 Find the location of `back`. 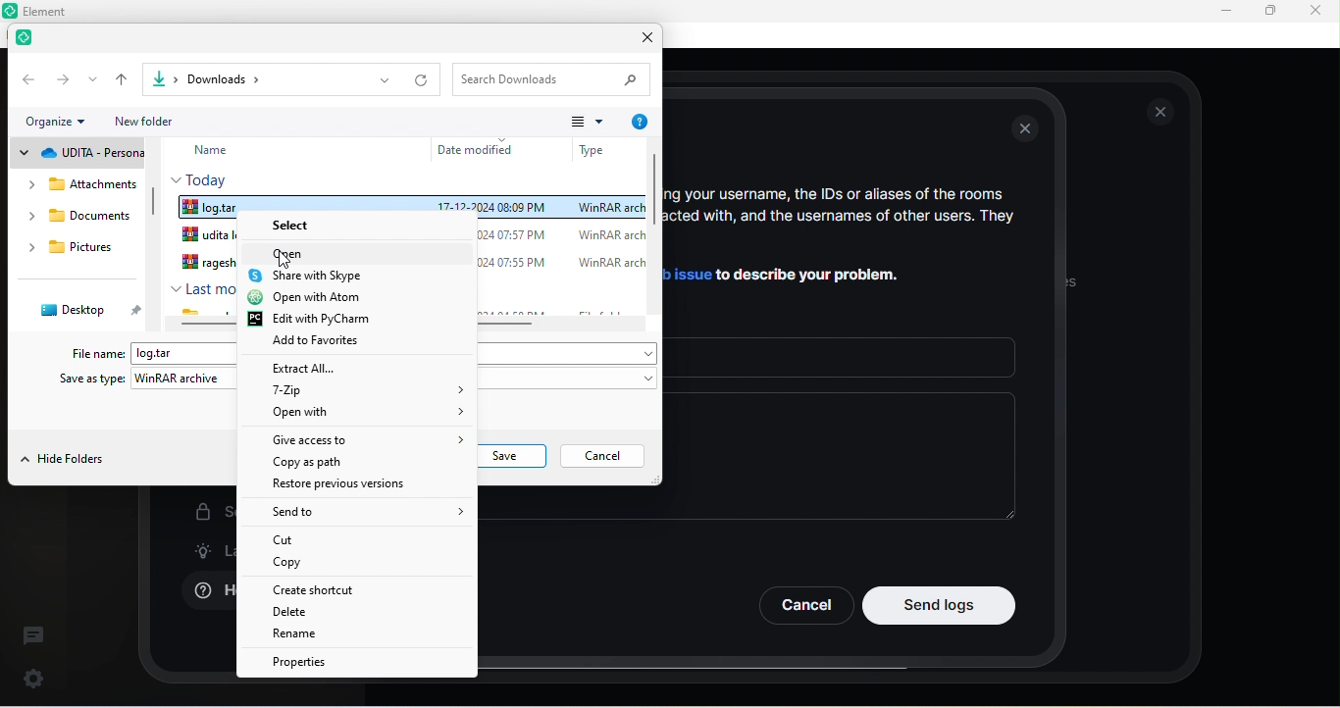

back is located at coordinates (26, 78).